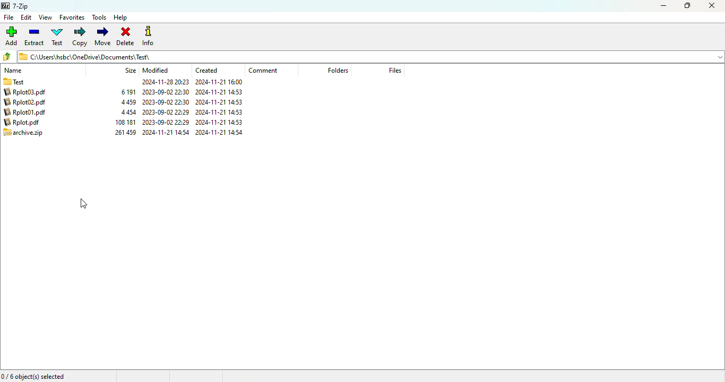 The height and width of the screenshot is (382, 725). I want to click on 2024-11-21 14:54, so click(167, 92).